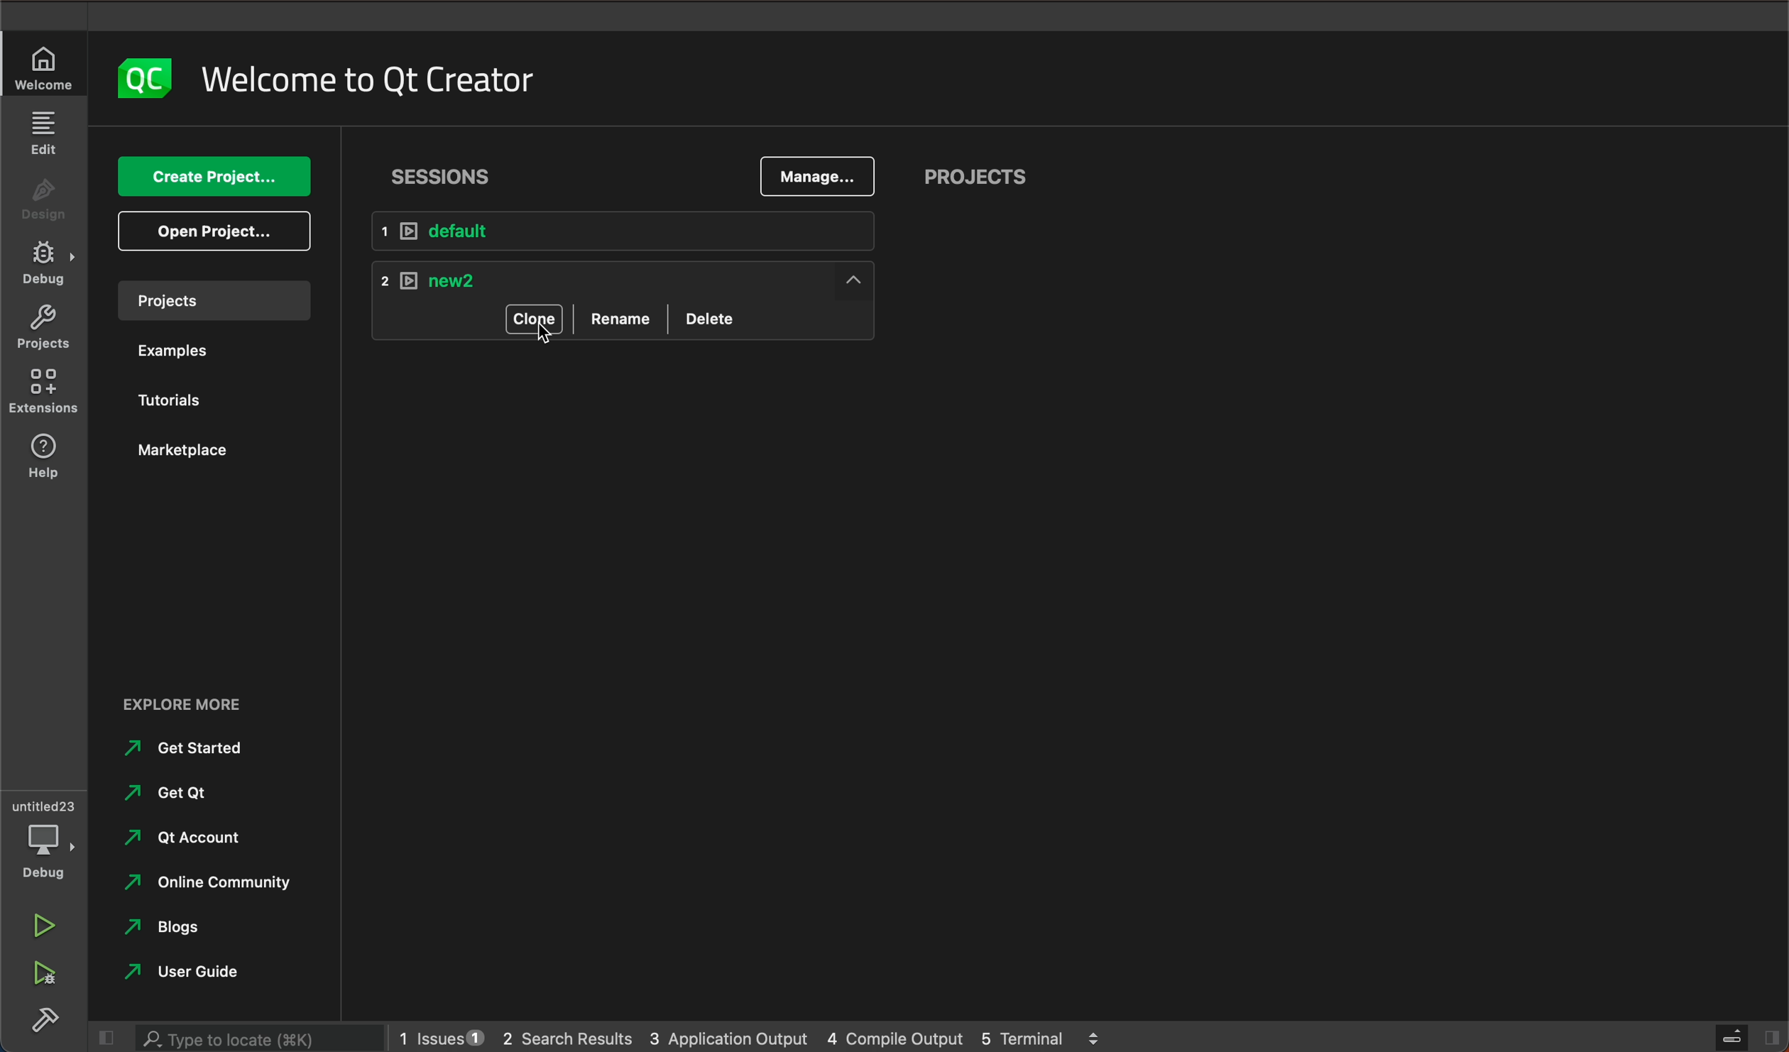  What do you see at coordinates (202, 970) in the screenshot?
I see `user guide` at bounding box center [202, 970].